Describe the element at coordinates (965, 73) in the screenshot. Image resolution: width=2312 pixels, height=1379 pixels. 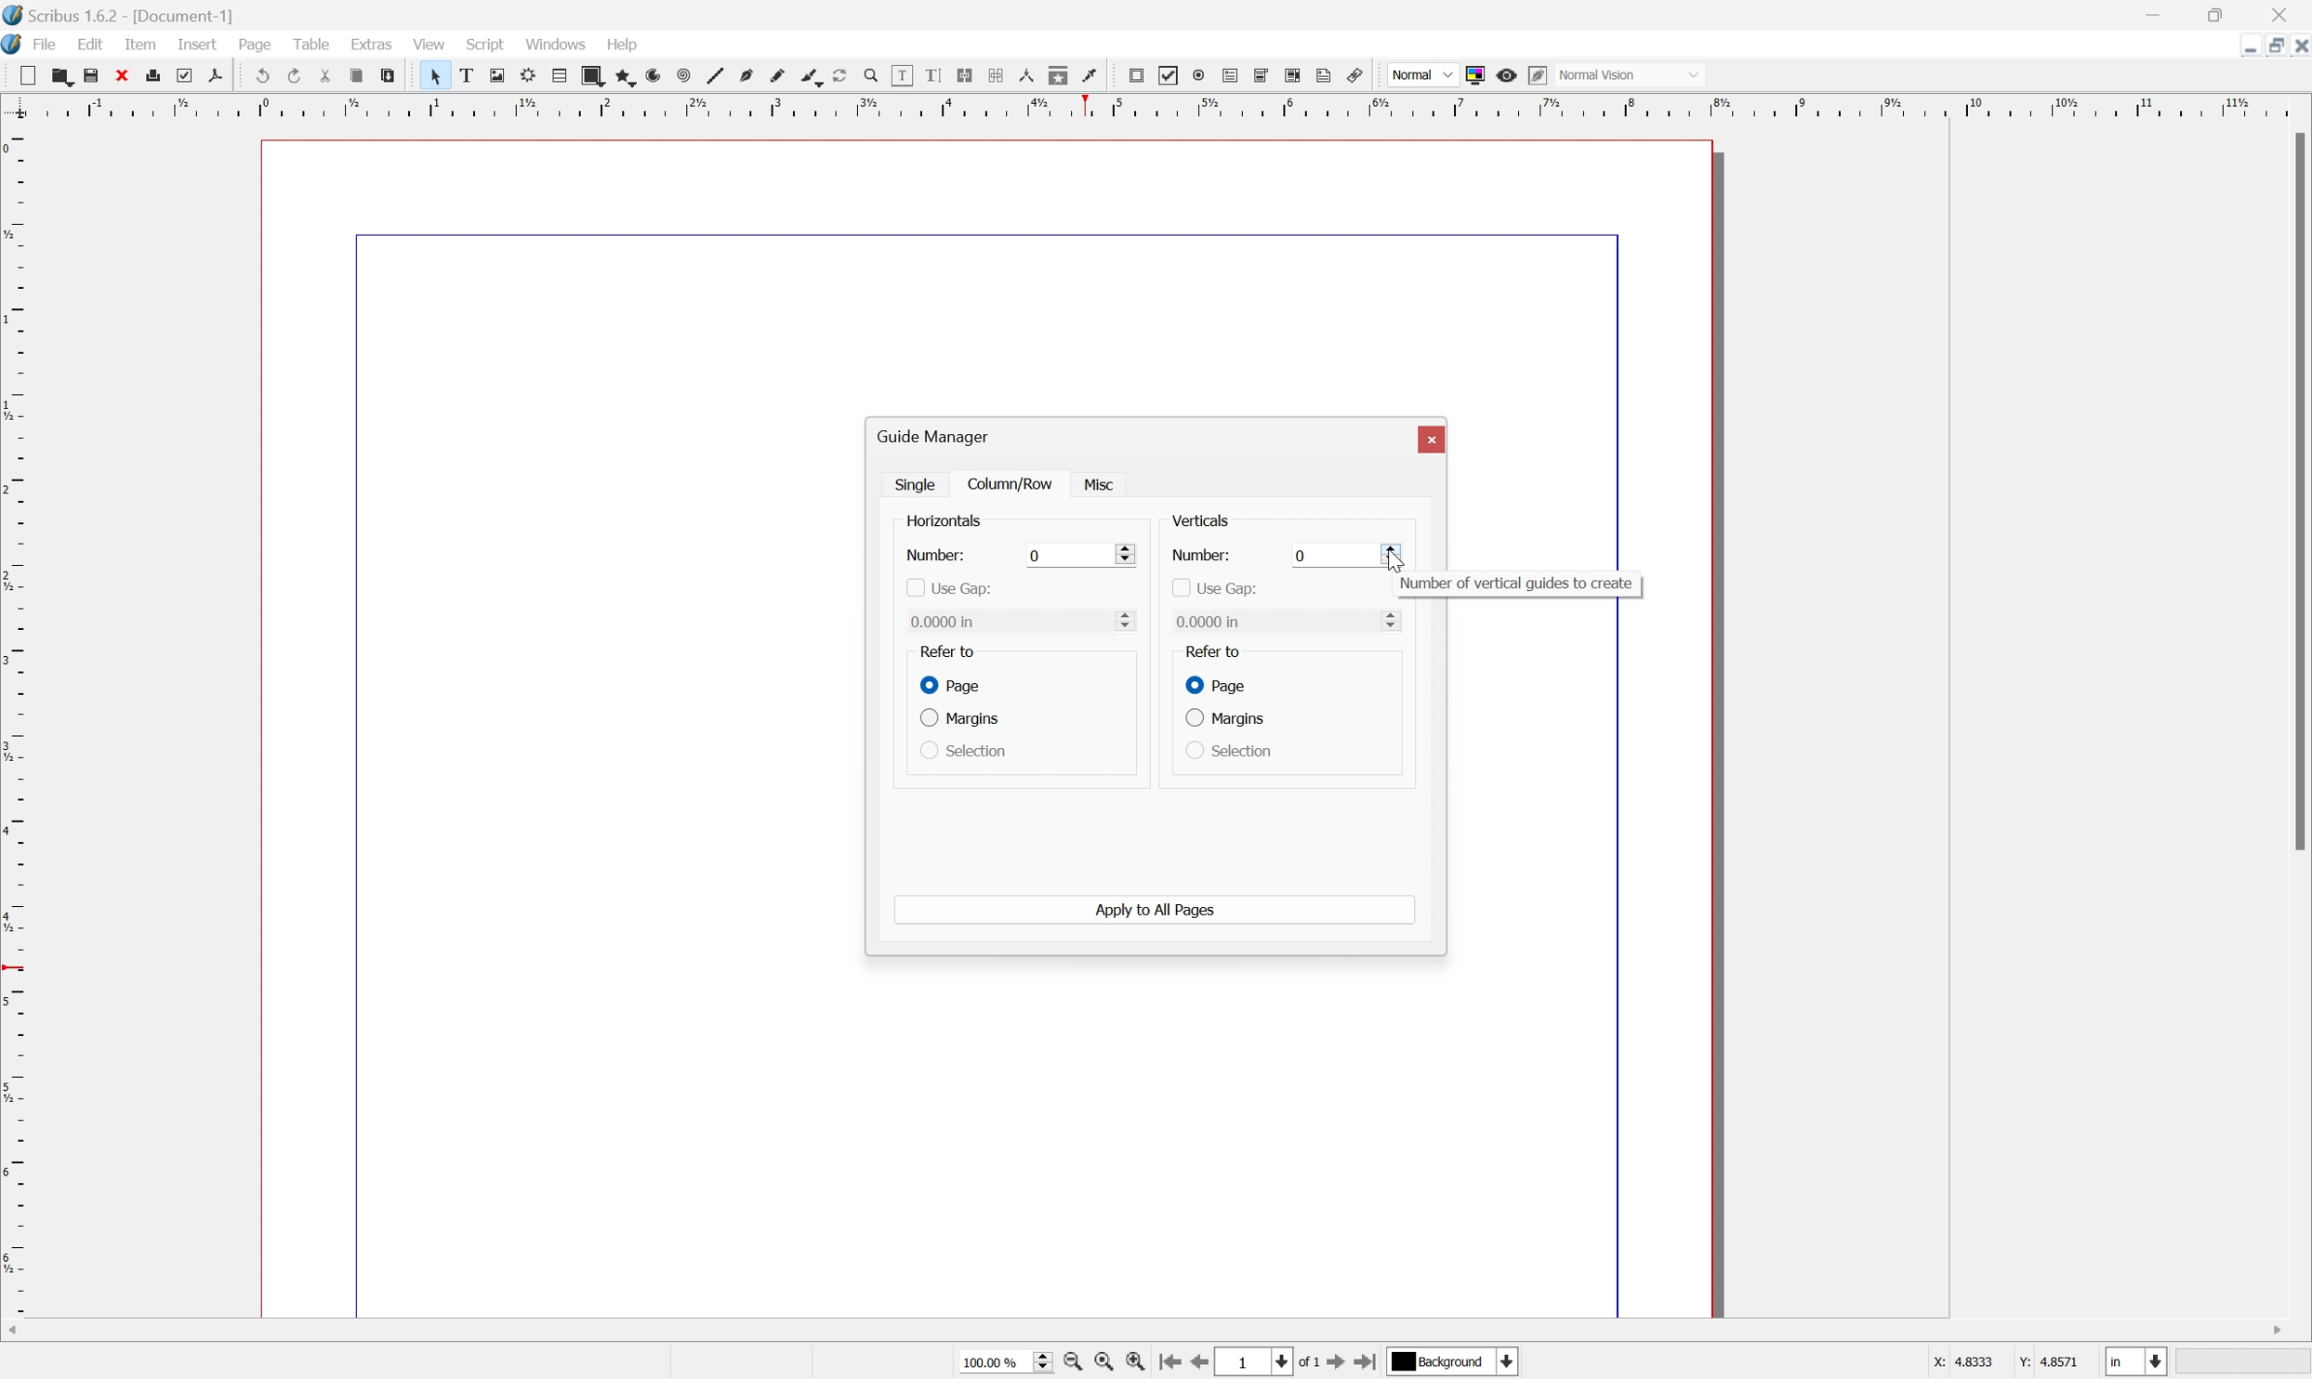
I see `link text frames` at that location.